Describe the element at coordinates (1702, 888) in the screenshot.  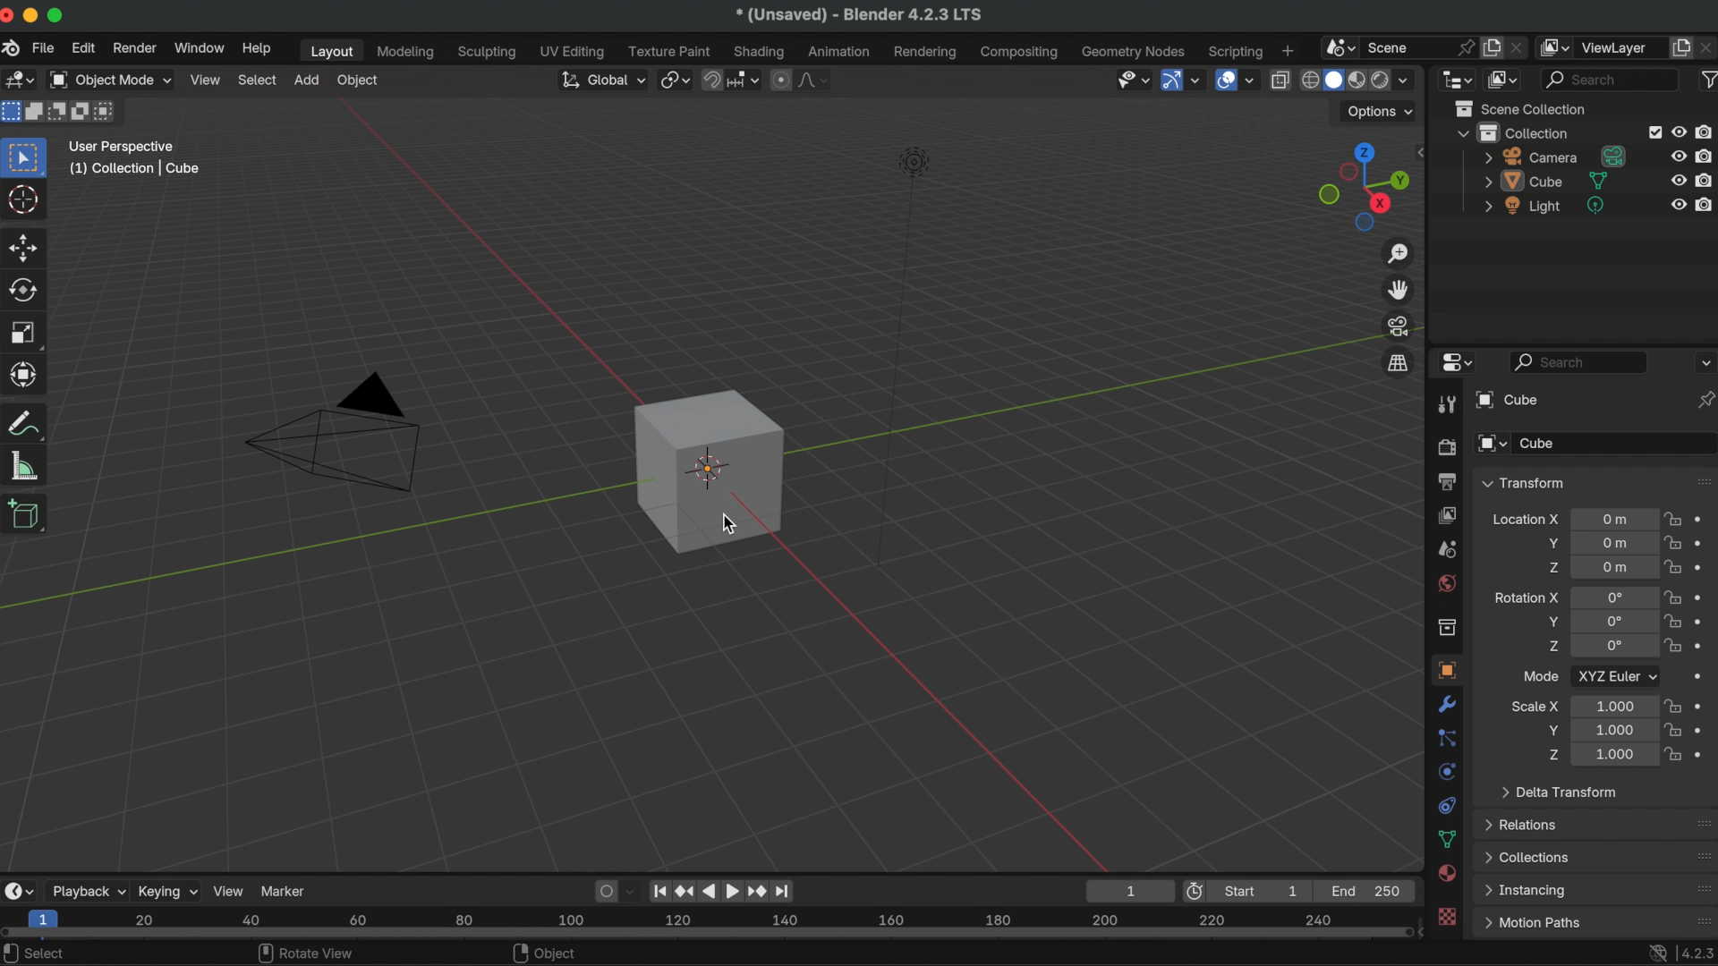
I see `drag handles` at that location.